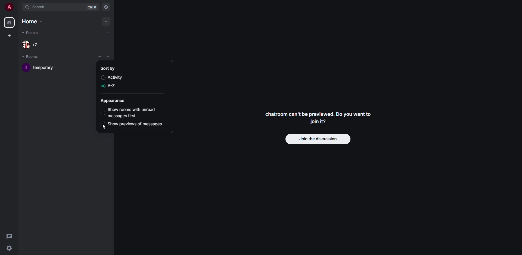 This screenshot has width=522, height=255. Describe the element at coordinates (30, 45) in the screenshot. I see `people` at that location.